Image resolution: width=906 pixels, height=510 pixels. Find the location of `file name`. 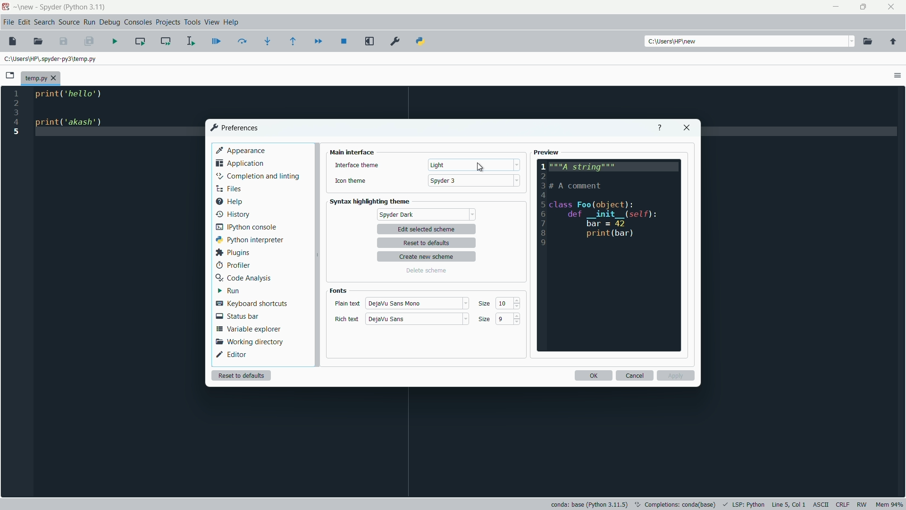

file name is located at coordinates (40, 79).